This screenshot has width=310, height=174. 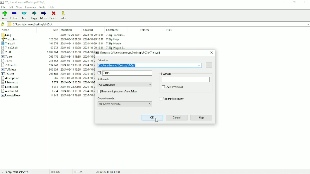 I want to click on Folders, so click(x=144, y=30).